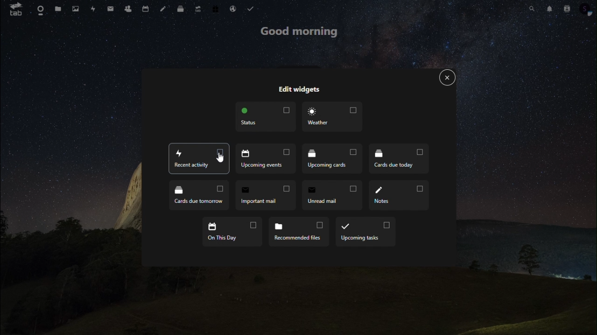 The width and height of the screenshot is (597, 335). Describe the element at coordinates (445, 78) in the screenshot. I see `exit` at that location.